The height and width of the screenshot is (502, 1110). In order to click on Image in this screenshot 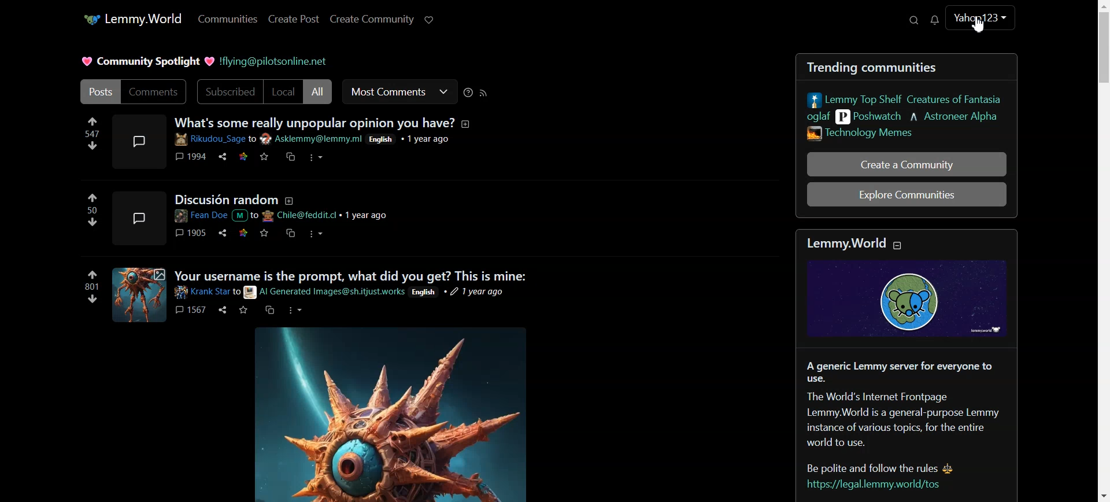, I will do `click(392, 417)`.